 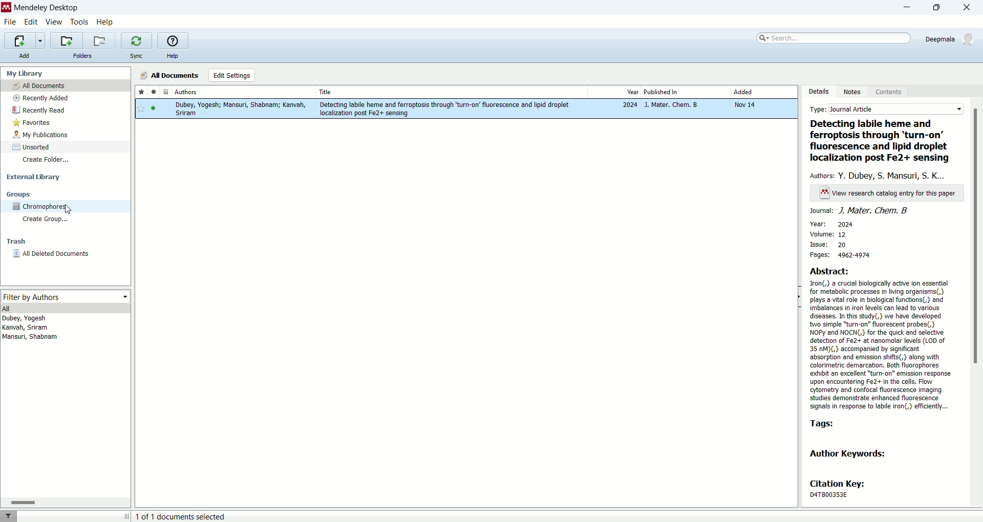 I want to click on kanvah, sriram, so click(x=25, y=328).